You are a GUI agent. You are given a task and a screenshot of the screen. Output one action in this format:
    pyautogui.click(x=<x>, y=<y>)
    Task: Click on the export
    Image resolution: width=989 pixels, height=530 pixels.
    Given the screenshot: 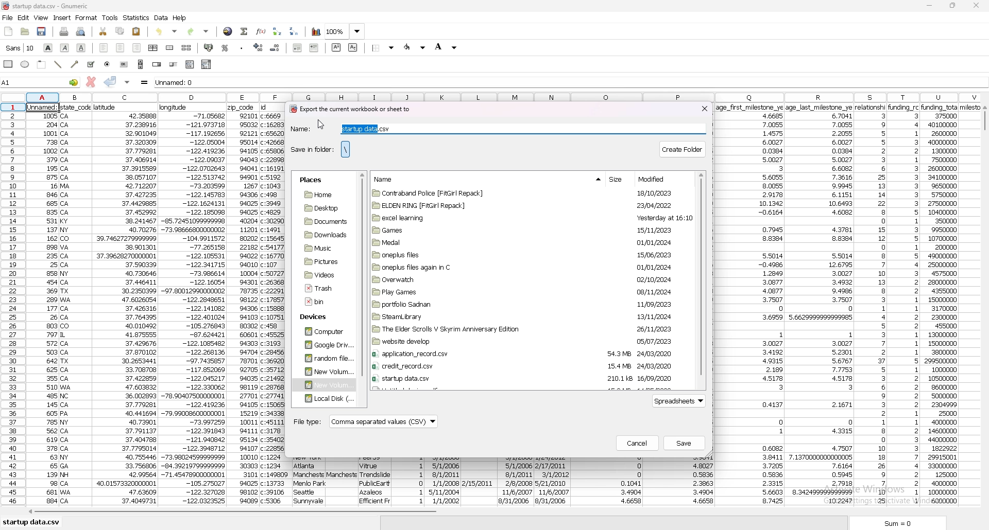 What is the action you would take?
    pyautogui.click(x=349, y=109)
    